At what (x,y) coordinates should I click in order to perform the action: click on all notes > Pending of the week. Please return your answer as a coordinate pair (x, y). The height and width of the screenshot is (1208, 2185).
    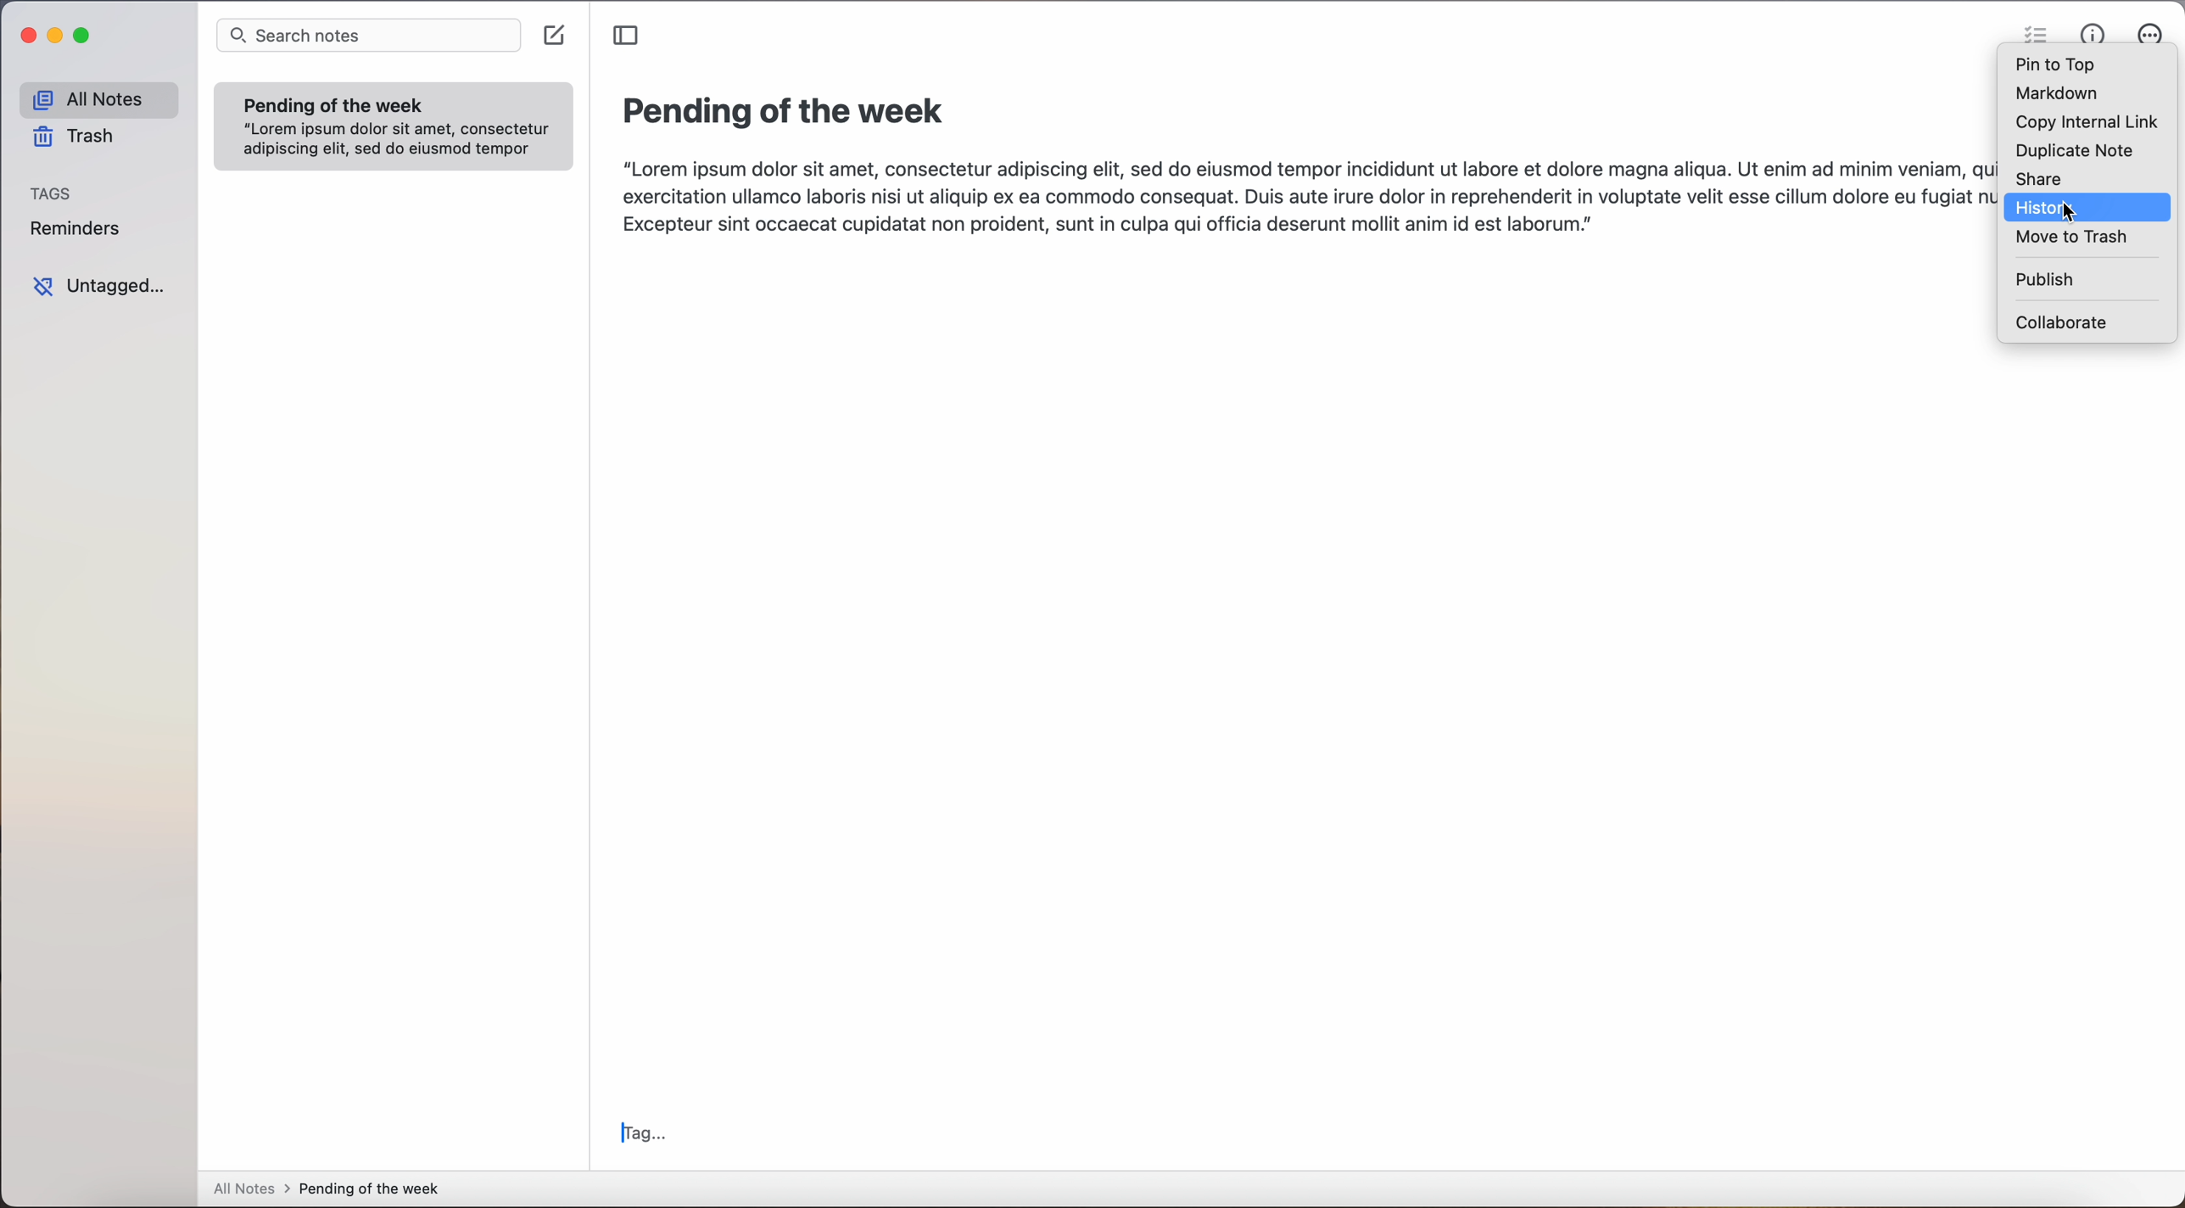
    Looking at the image, I should click on (332, 1192).